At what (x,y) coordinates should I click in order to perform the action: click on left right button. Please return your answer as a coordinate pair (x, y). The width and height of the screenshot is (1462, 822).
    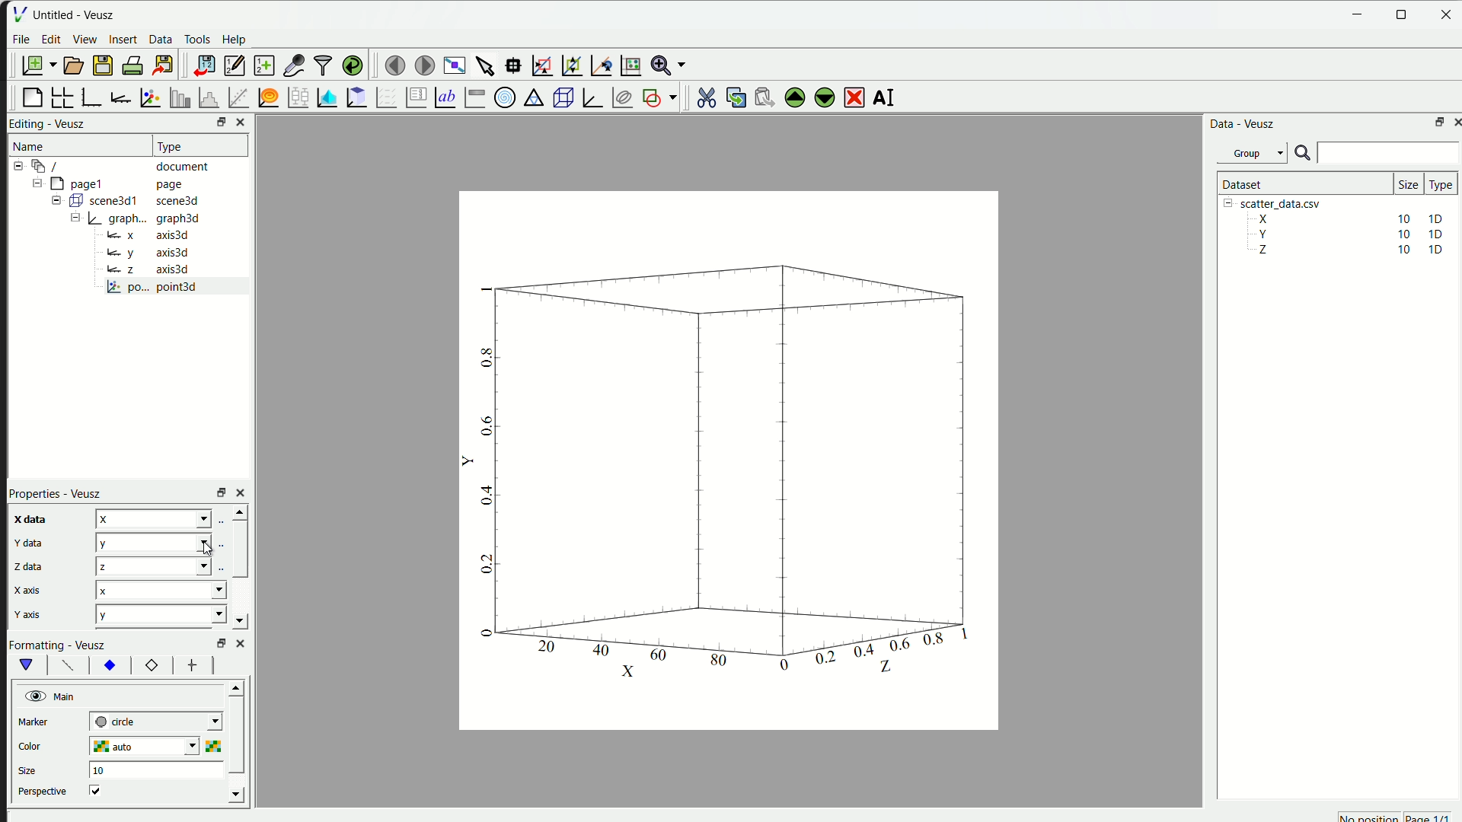
    Looking at the image, I should click on (235, 665).